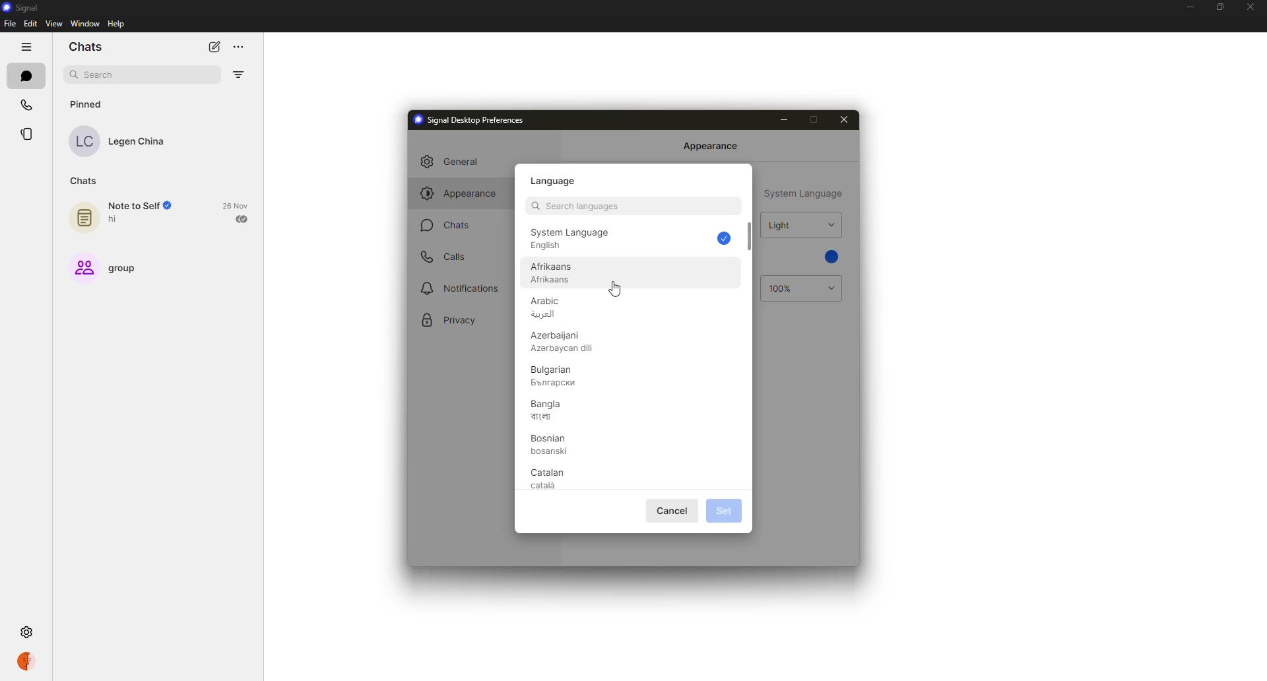  Describe the element at coordinates (26, 75) in the screenshot. I see `chats` at that location.